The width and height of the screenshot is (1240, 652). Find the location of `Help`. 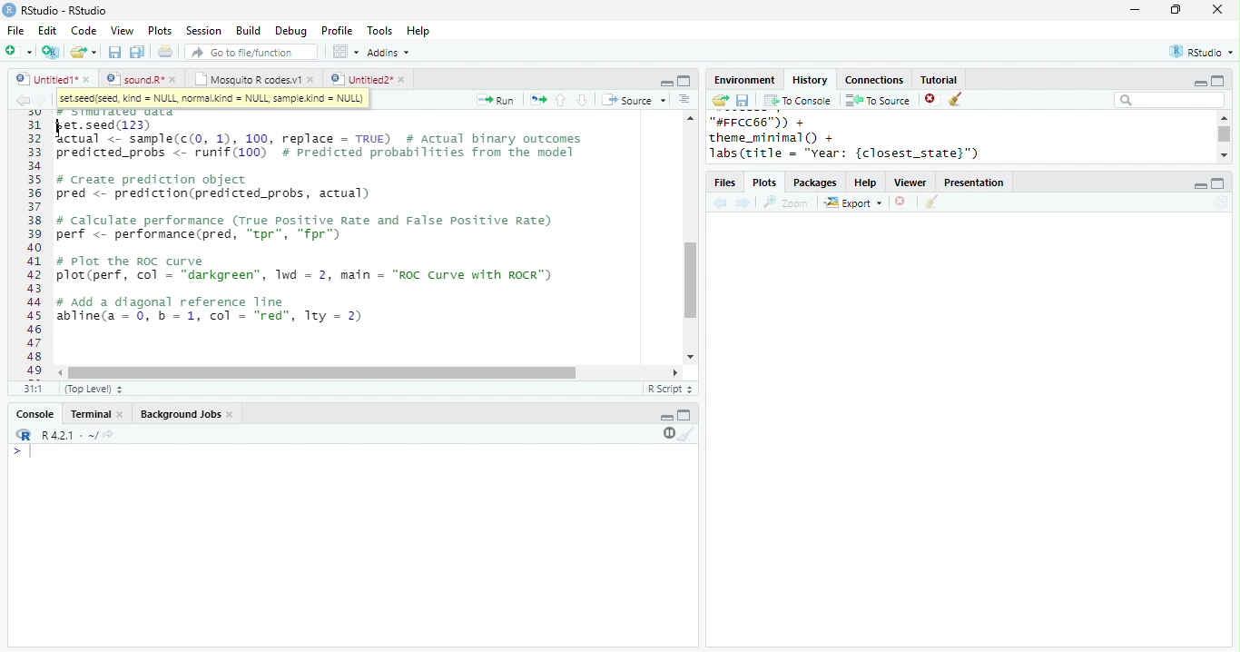

Help is located at coordinates (418, 32).